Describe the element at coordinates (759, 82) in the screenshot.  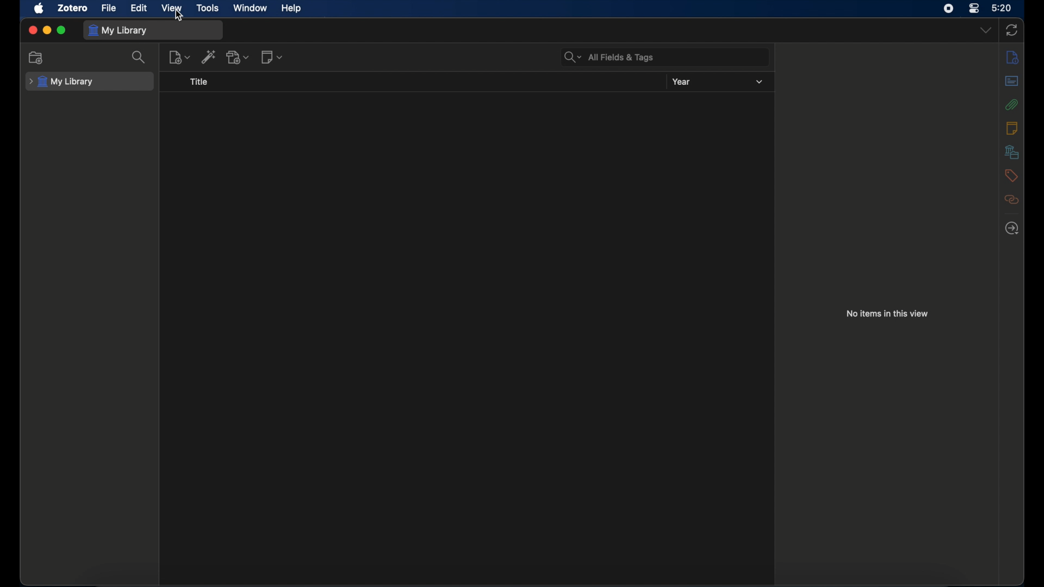
I see `year drop-down menu` at that location.